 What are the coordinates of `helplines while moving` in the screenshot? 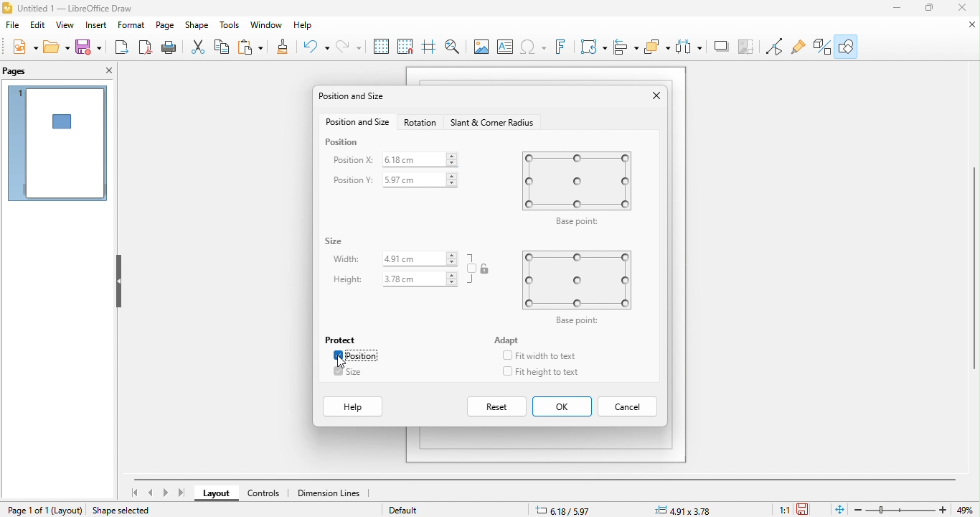 It's located at (433, 47).